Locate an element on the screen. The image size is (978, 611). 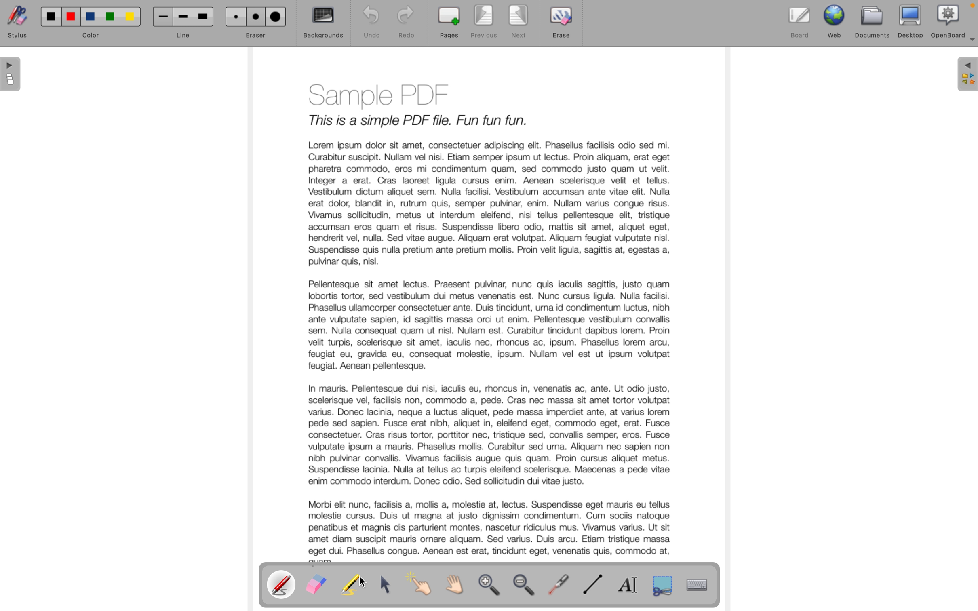
web is located at coordinates (836, 21).